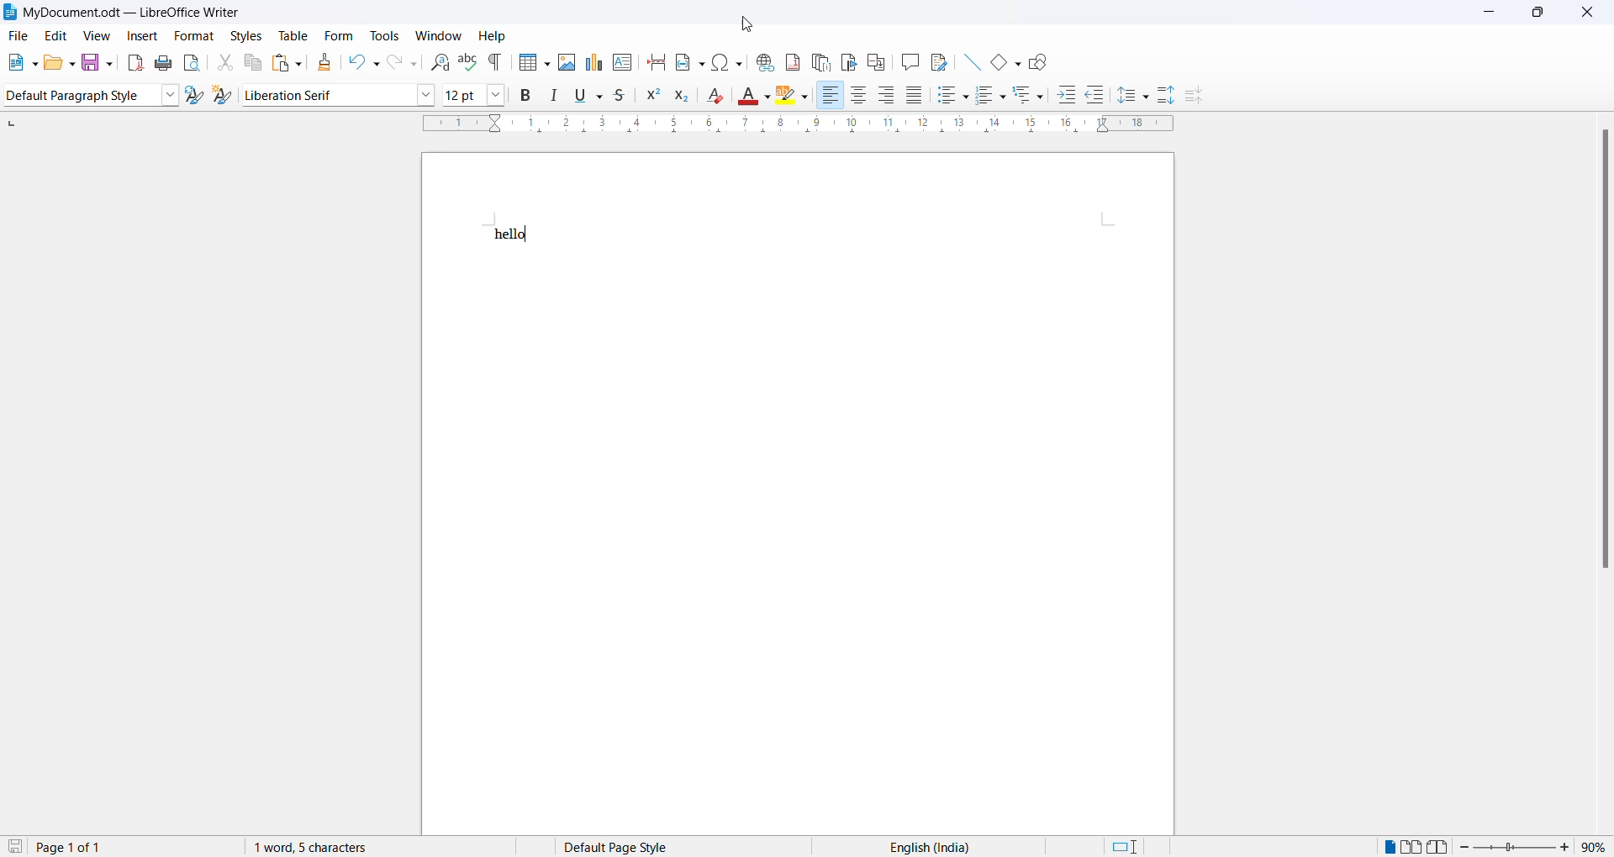 Image resolution: width=1614 pixels, height=857 pixels. What do you see at coordinates (789, 60) in the screenshot?
I see `Insert footnote` at bounding box center [789, 60].